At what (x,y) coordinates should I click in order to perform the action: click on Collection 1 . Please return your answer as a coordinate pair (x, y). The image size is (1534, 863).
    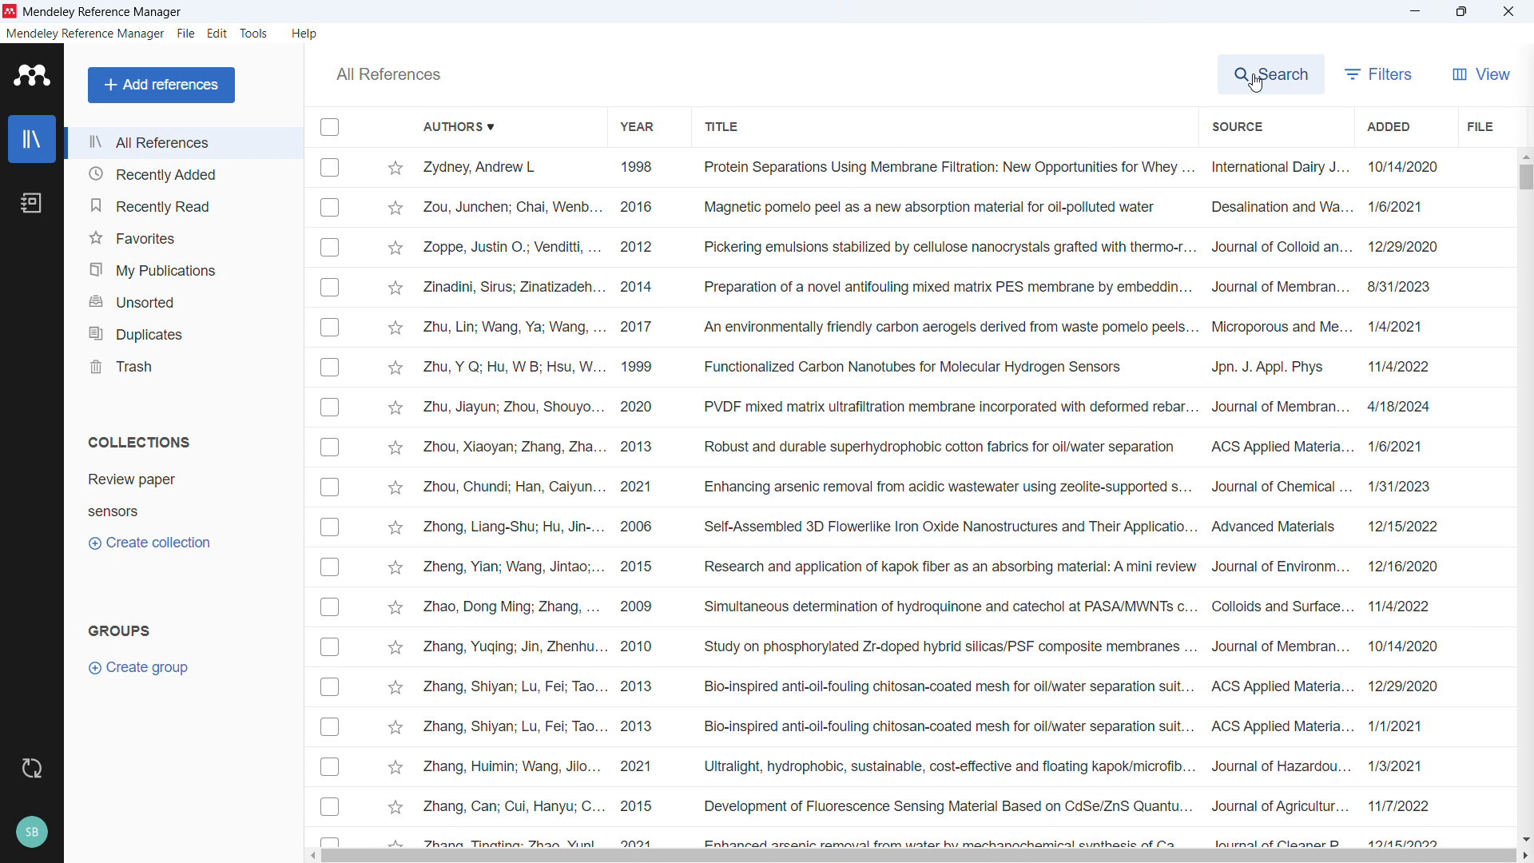
    Looking at the image, I should click on (132, 479).